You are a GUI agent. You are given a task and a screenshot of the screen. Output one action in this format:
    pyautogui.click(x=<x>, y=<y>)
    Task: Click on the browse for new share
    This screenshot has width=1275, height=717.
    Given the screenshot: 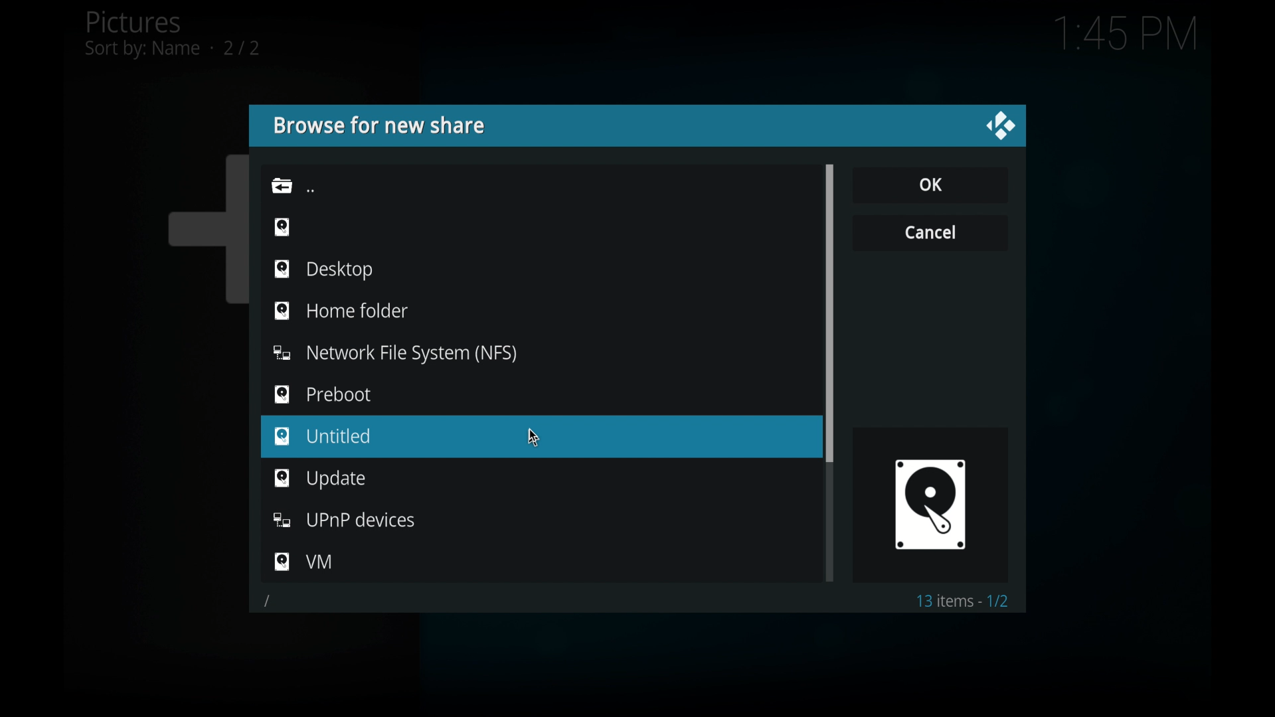 What is the action you would take?
    pyautogui.click(x=382, y=125)
    